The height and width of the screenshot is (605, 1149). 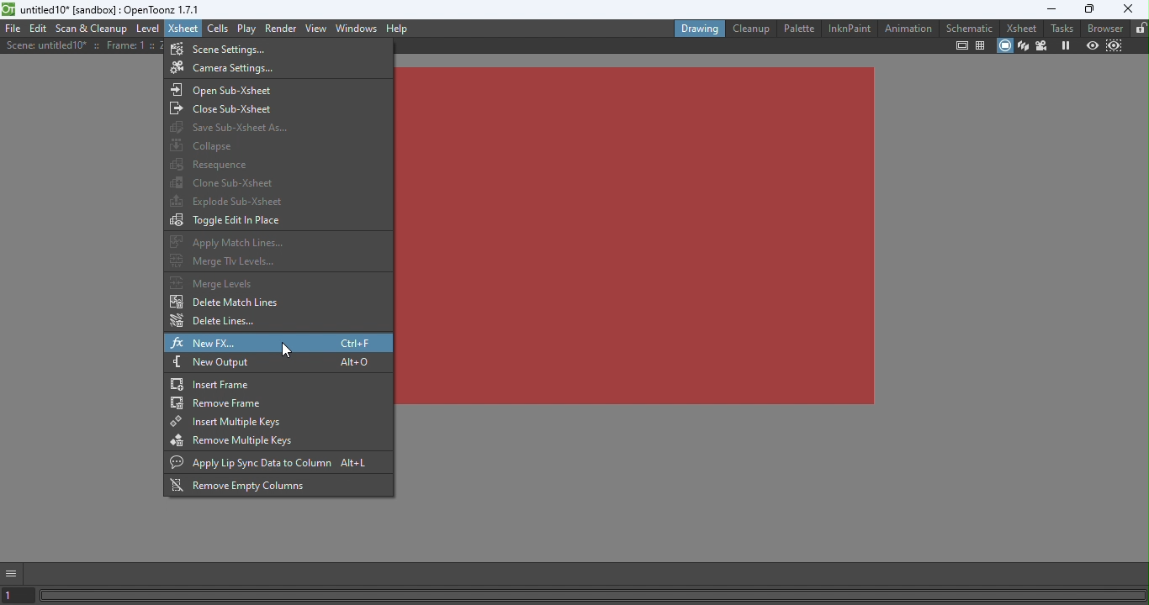 I want to click on Scan & Cleanup, so click(x=93, y=28).